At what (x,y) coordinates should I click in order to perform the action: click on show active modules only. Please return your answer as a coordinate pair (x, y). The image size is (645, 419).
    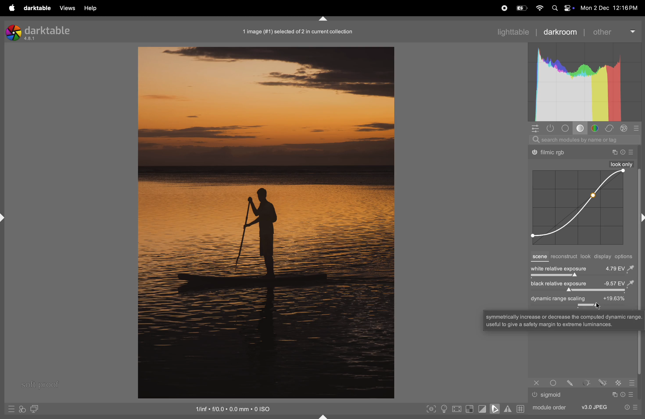
    Looking at the image, I should click on (551, 128).